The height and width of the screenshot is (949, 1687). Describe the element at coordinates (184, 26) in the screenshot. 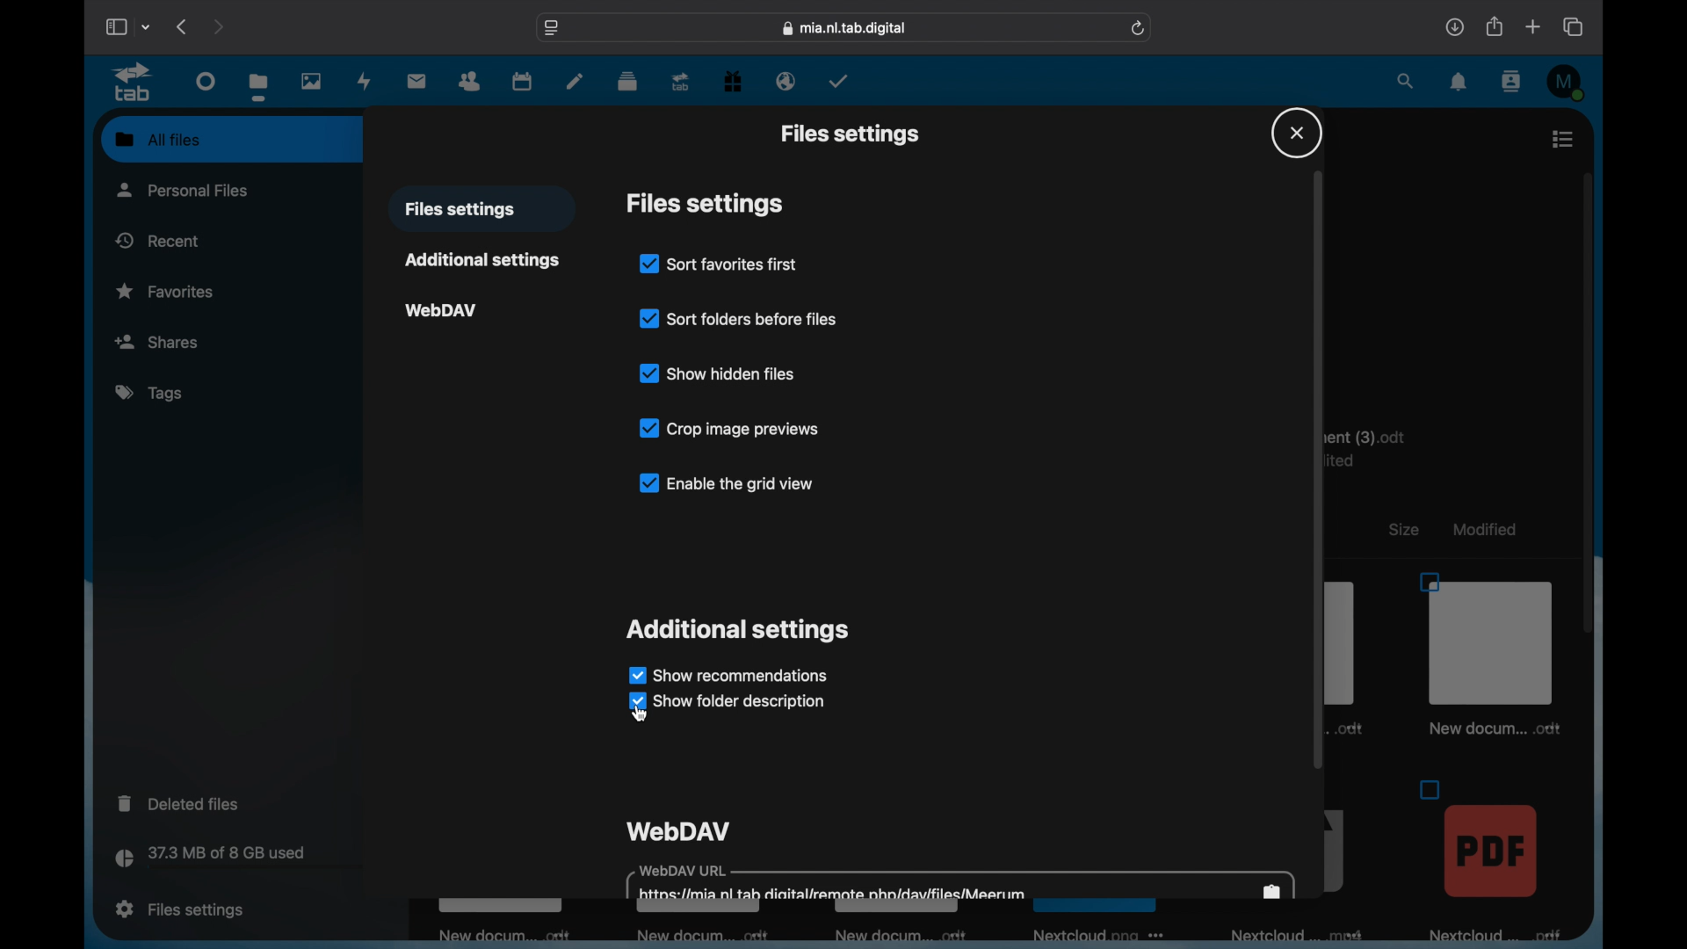

I see `previous` at that location.